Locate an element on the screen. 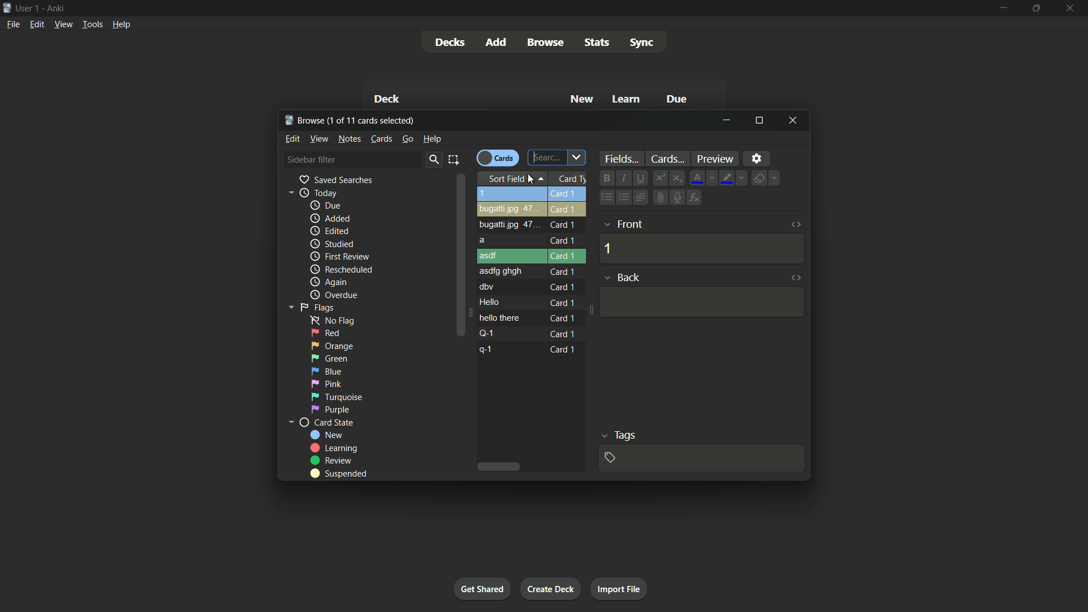  overdue is located at coordinates (336, 295).